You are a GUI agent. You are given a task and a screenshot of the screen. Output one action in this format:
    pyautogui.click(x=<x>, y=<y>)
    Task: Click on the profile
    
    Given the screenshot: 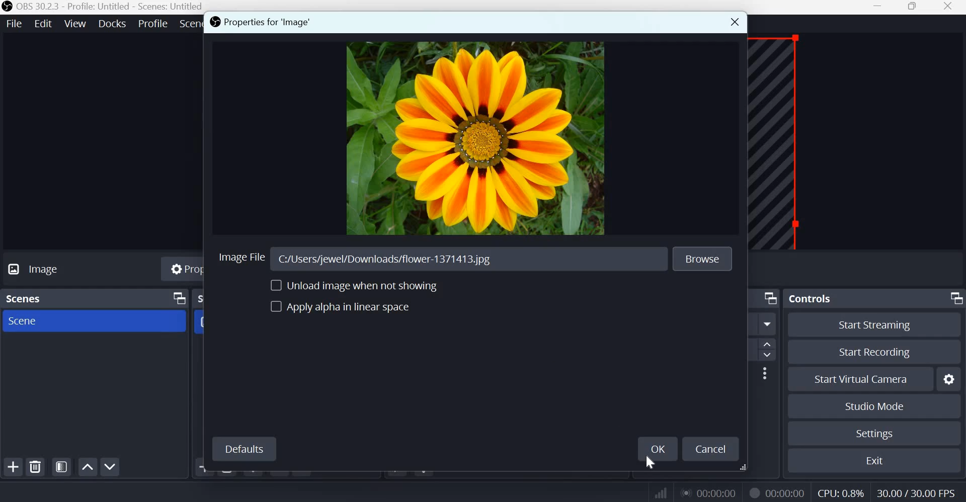 What is the action you would take?
    pyautogui.click(x=154, y=22)
    